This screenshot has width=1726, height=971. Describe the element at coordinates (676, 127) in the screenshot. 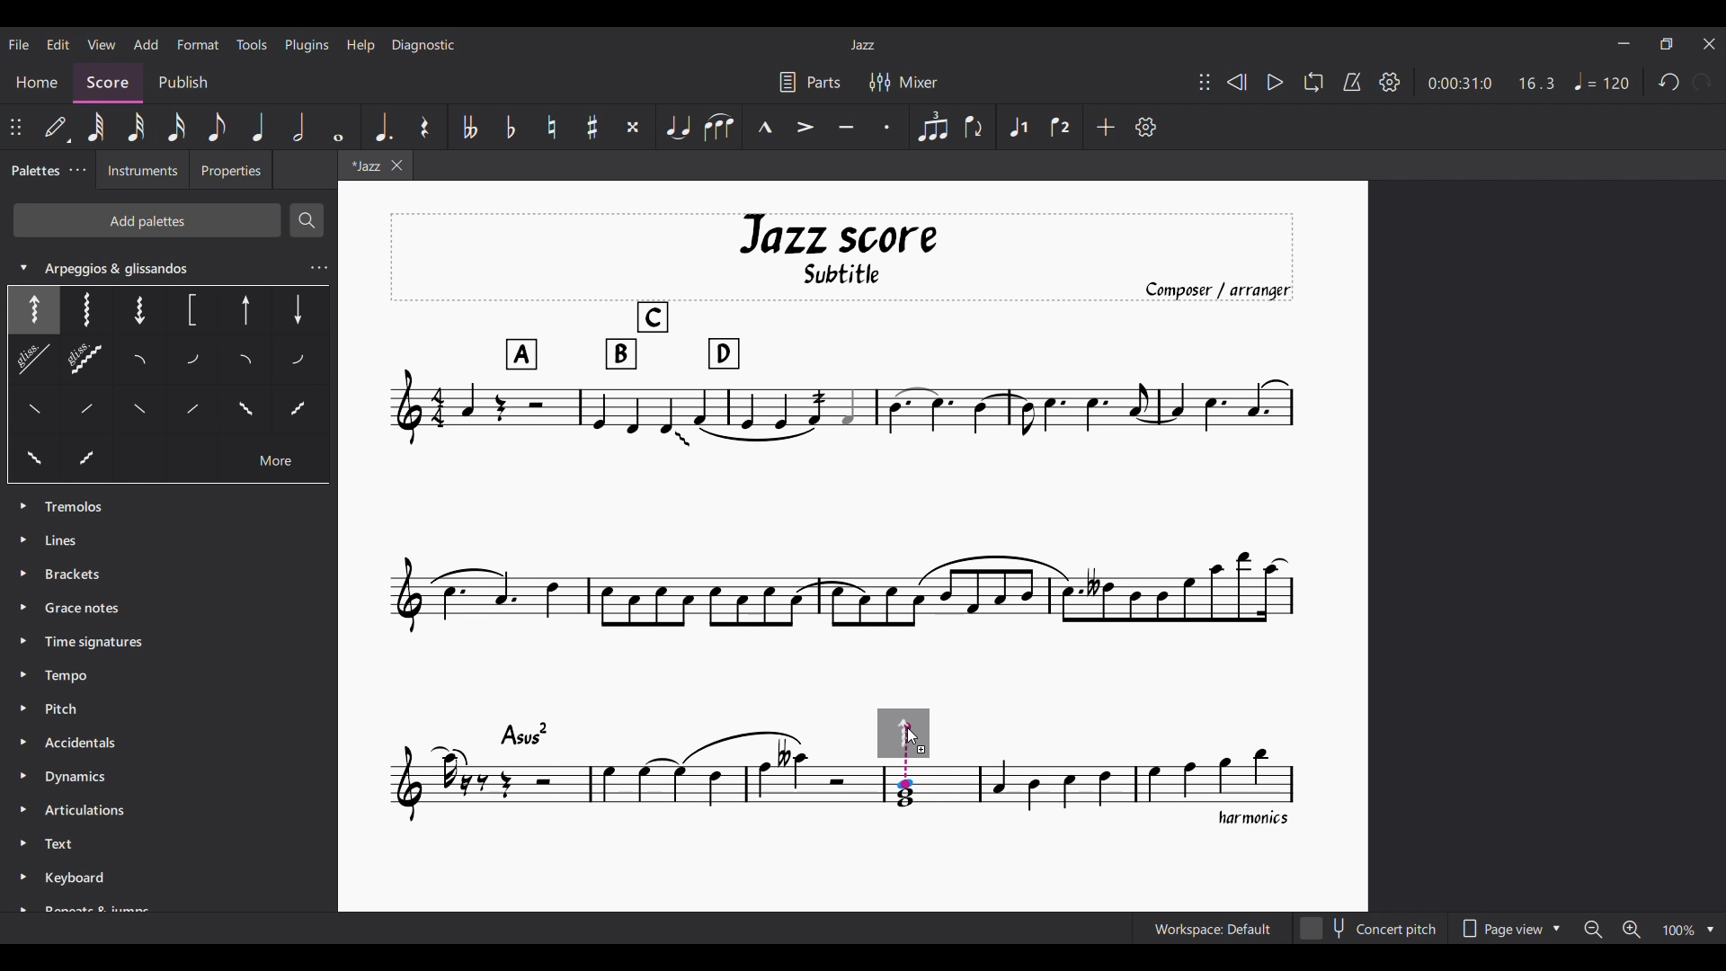

I see `Tie` at that location.